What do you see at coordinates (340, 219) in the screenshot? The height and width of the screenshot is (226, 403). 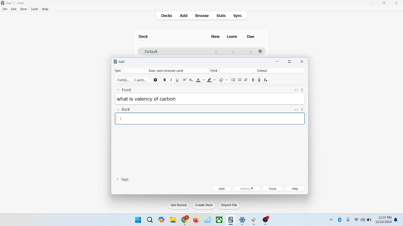 I see `bluetooth` at bounding box center [340, 219].